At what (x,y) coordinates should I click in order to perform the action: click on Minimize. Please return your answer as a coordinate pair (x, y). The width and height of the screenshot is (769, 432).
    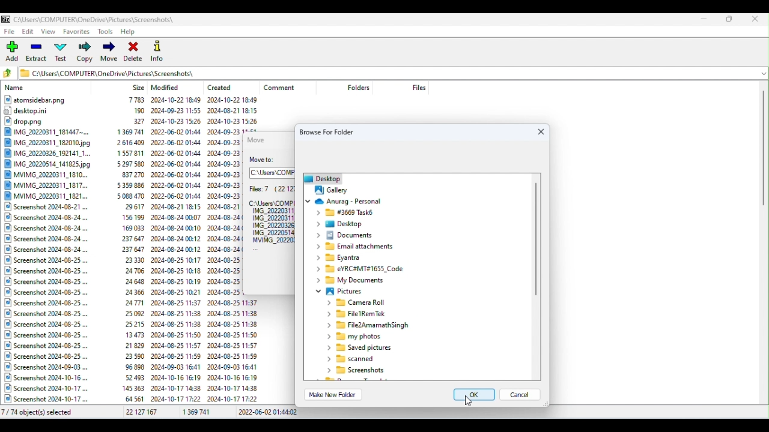
    Looking at the image, I should click on (705, 18).